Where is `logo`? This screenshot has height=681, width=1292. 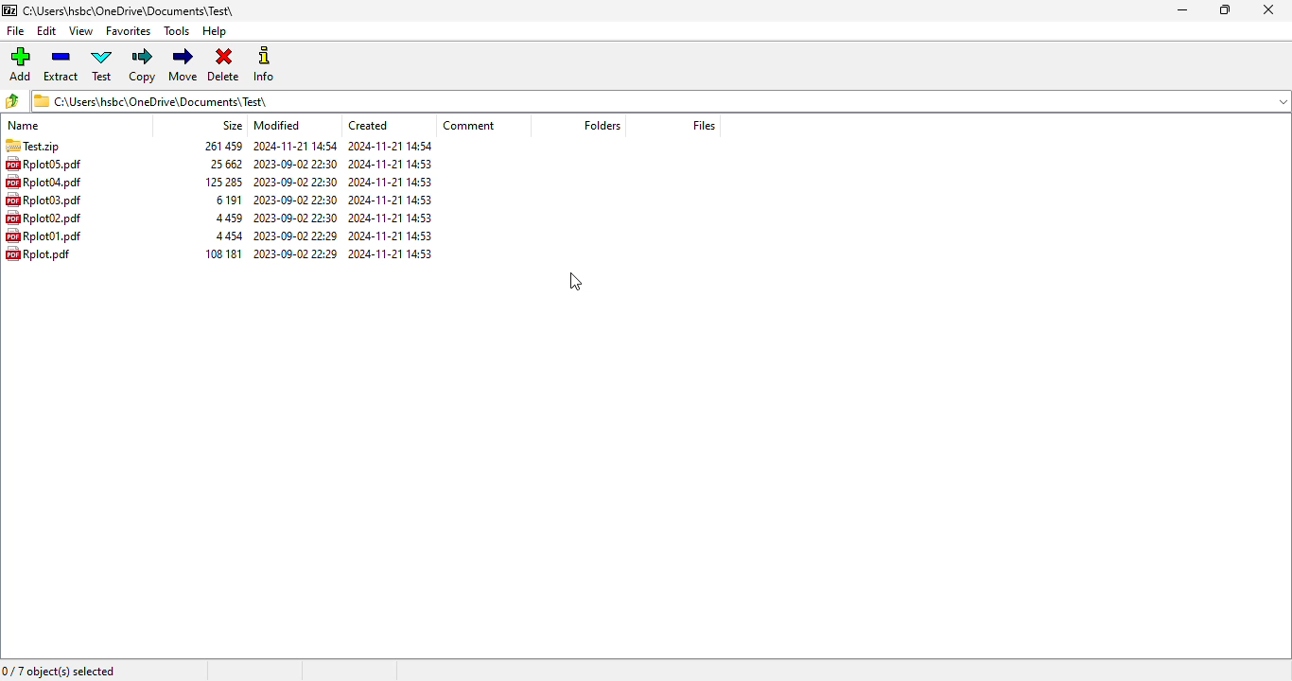
logo is located at coordinates (9, 10).